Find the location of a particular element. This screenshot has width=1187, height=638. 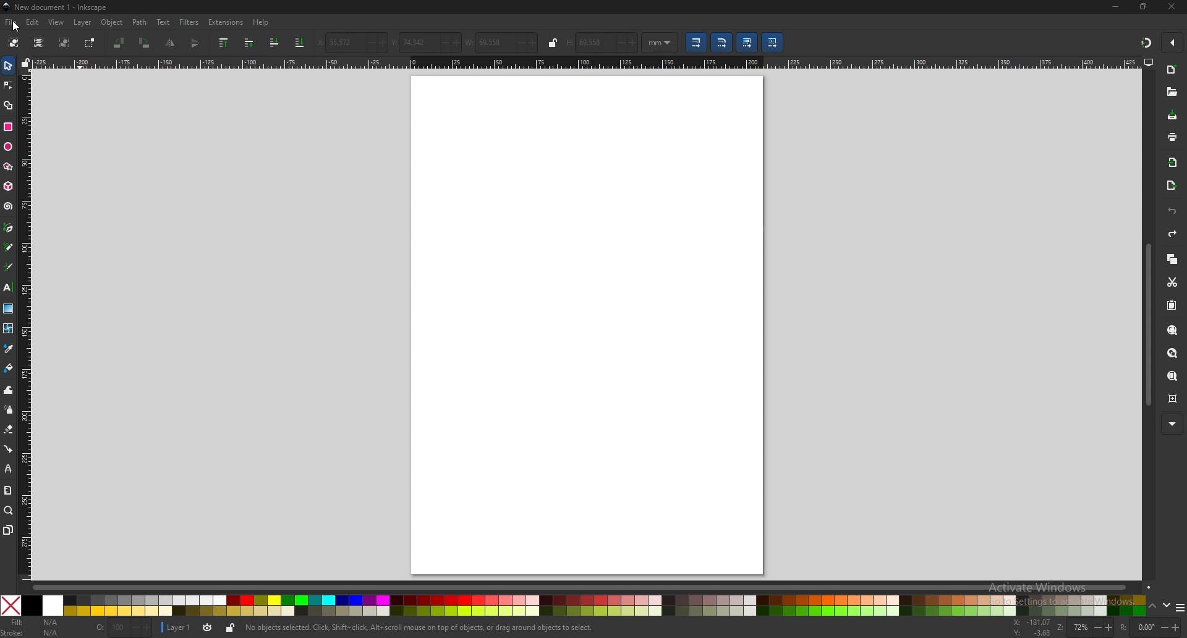

cut is located at coordinates (1172, 283).